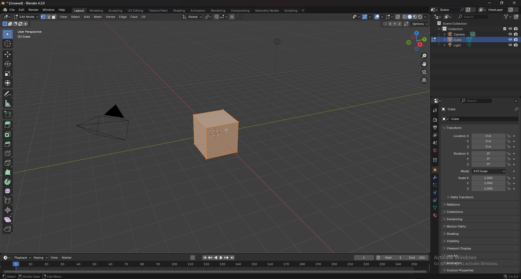  I want to click on particle, so click(435, 185).